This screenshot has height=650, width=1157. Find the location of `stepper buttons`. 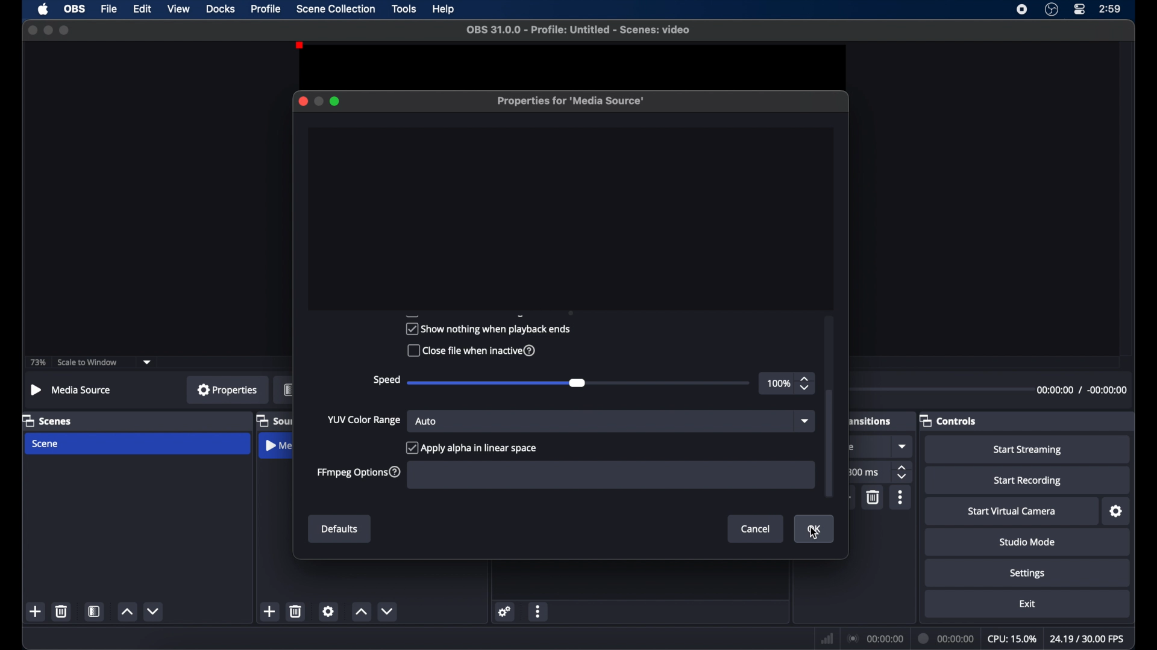

stepper buttons is located at coordinates (805, 383).